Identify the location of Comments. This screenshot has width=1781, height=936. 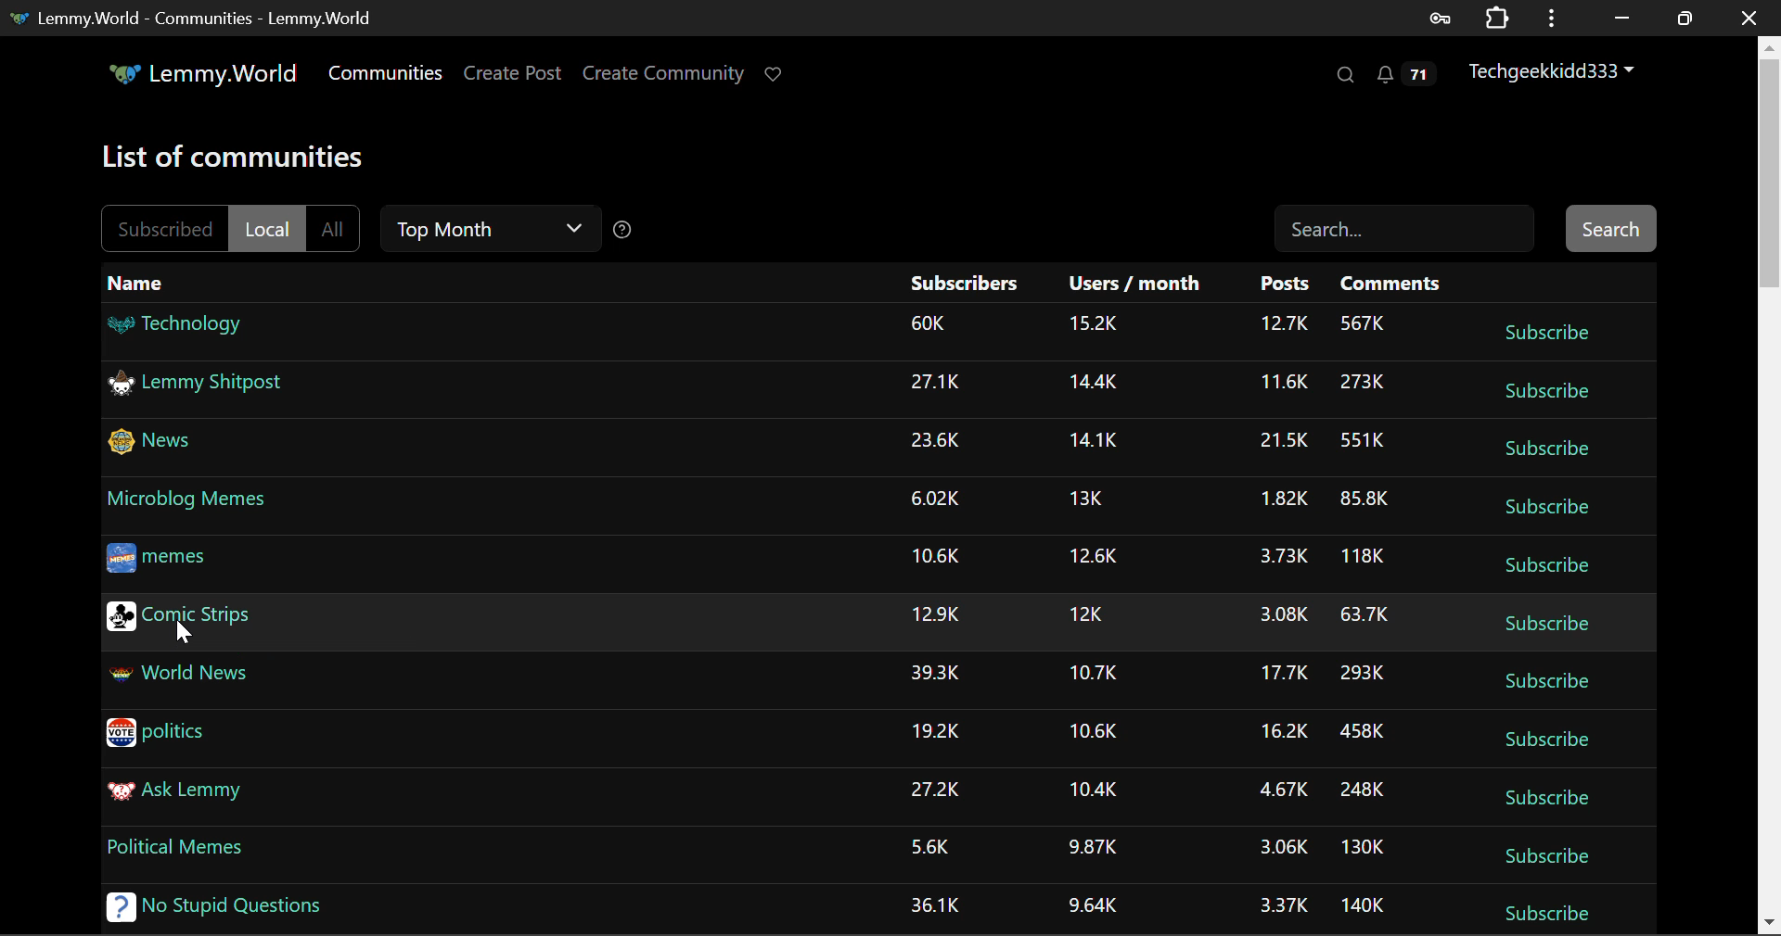
(1392, 285).